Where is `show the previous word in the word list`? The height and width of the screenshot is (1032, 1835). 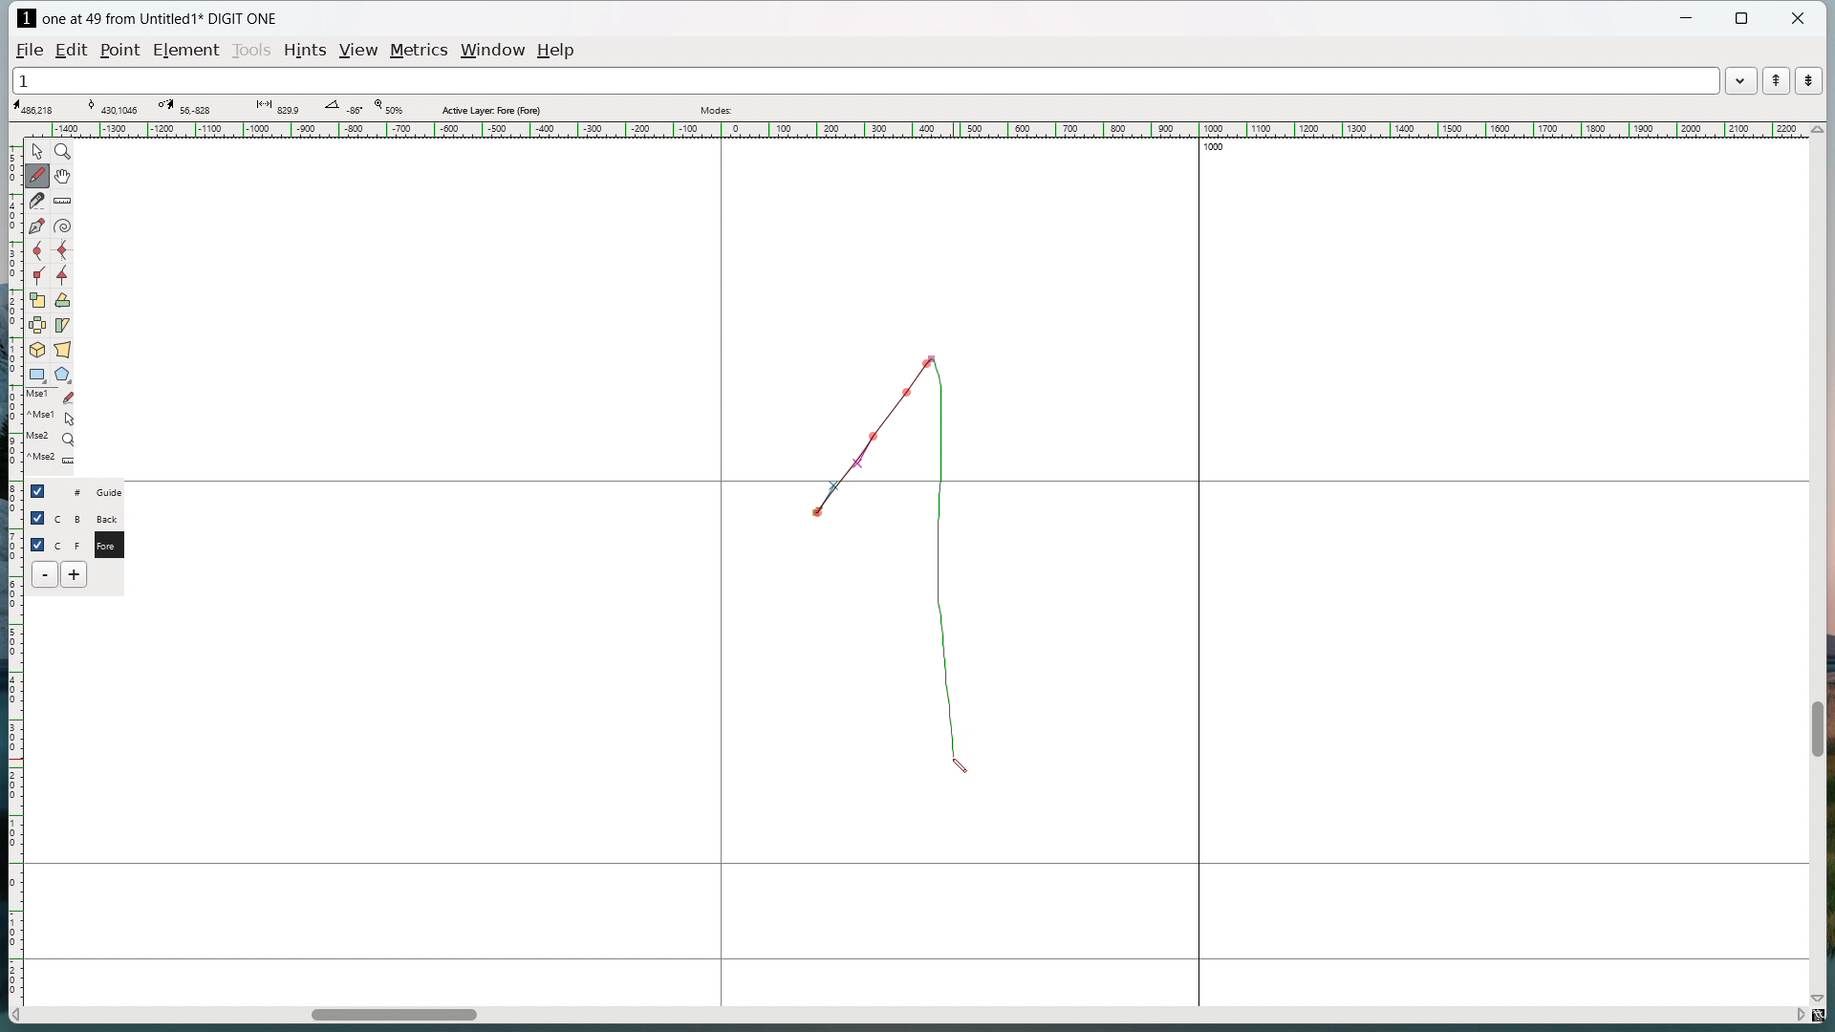
show the previous word in the word list is located at coordinates (1776, 80).